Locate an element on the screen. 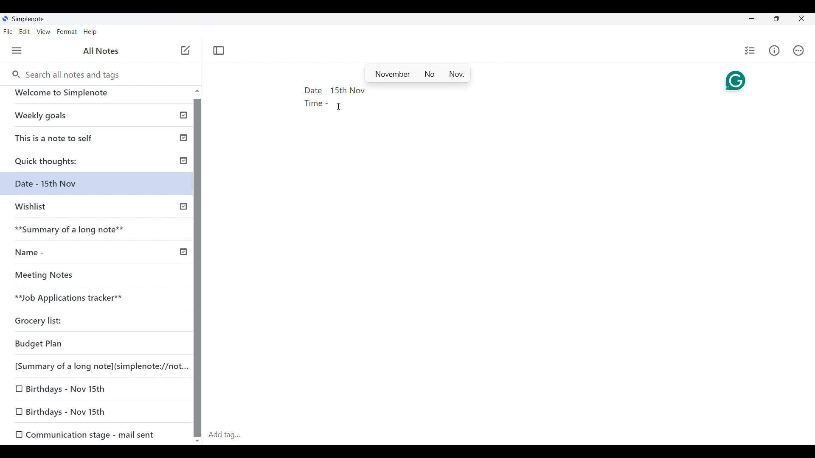 Image resolution: width=815 pixels, height=458 pixels. Unpublished note is located at coordinates (99, 210).